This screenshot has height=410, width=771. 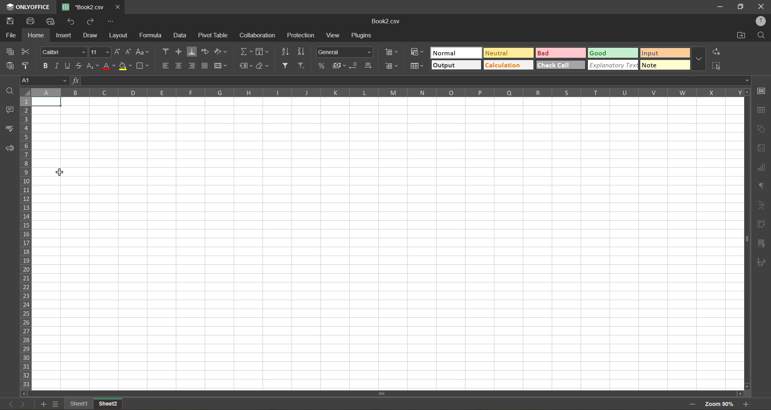 What do you see at coordinates (194, 66) in the screenshot?
I see `align right` at bounding box center [194, 66].